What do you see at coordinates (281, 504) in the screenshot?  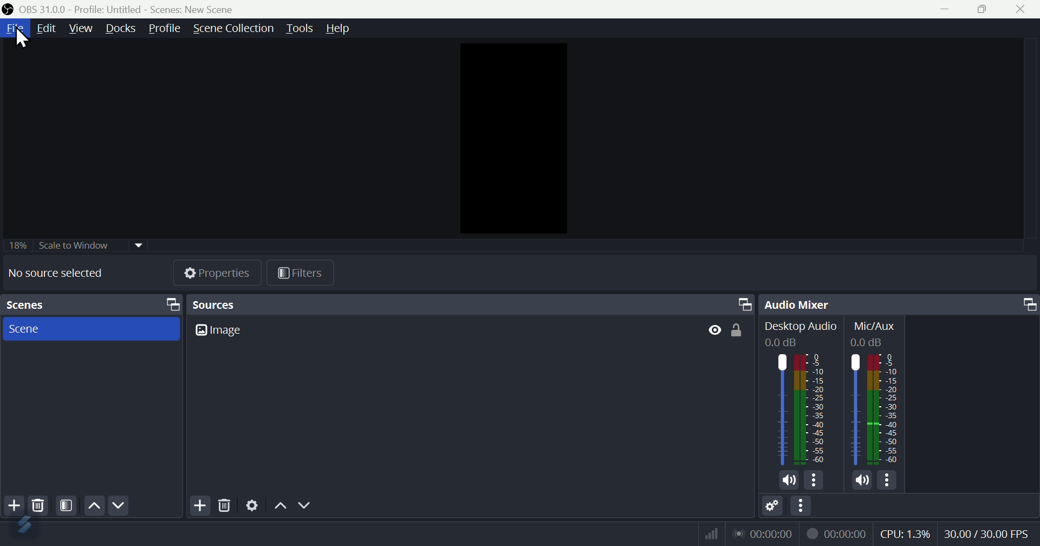 I see `Up` at bounding box center [281, 504].